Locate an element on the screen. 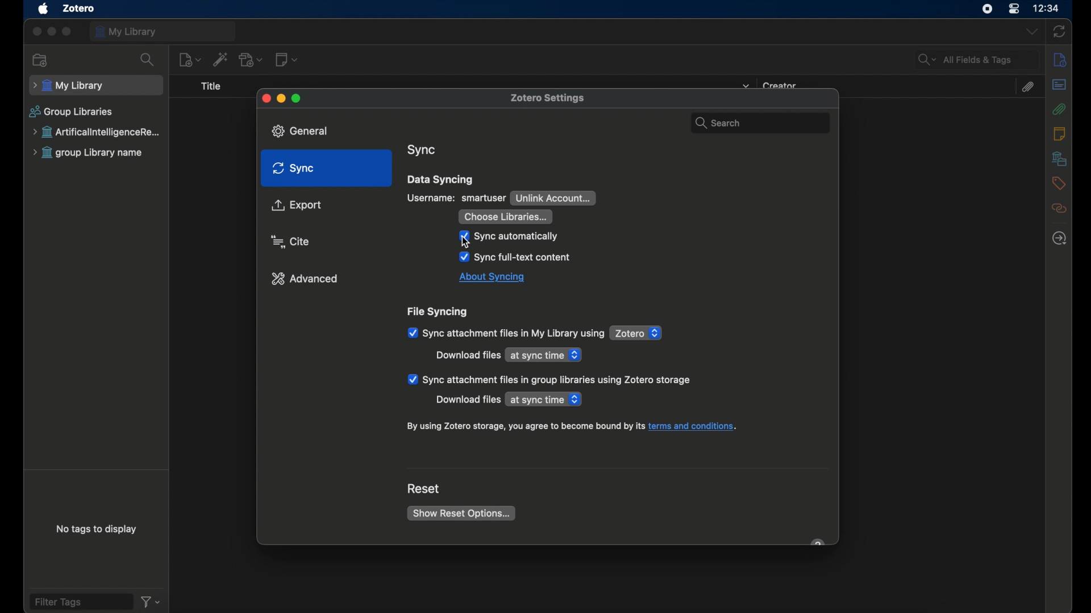  filter tags is located at coordinates (80, 602).